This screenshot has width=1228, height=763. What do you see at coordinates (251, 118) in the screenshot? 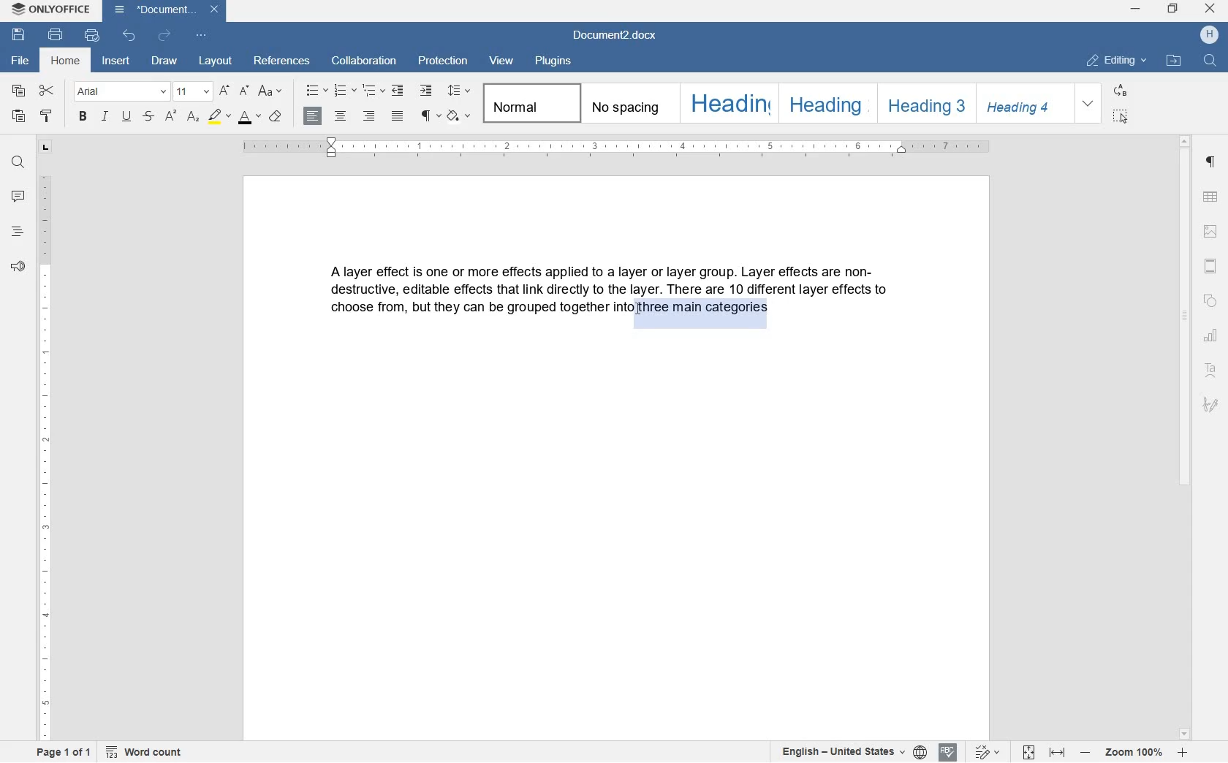
I see `font color ` at bounding box center [251, 118].